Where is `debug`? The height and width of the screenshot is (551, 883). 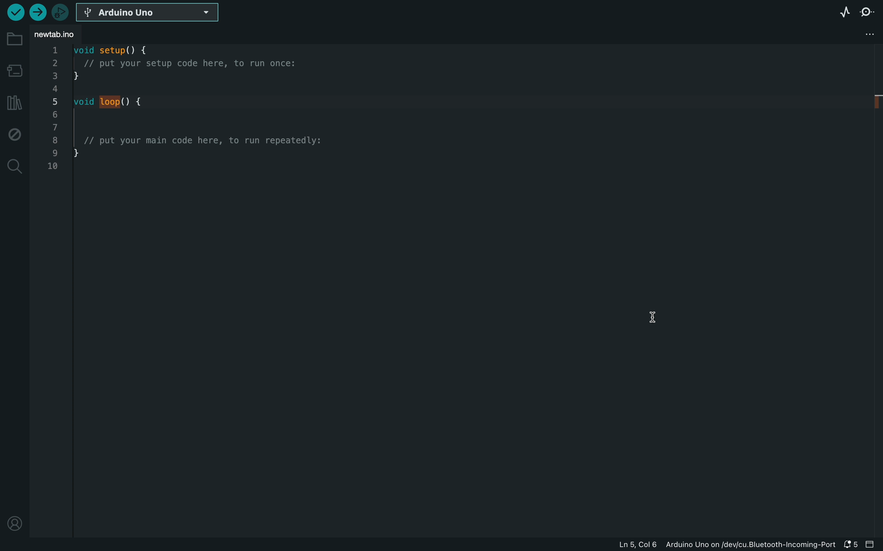 debug is located at coordinates (15, 134).